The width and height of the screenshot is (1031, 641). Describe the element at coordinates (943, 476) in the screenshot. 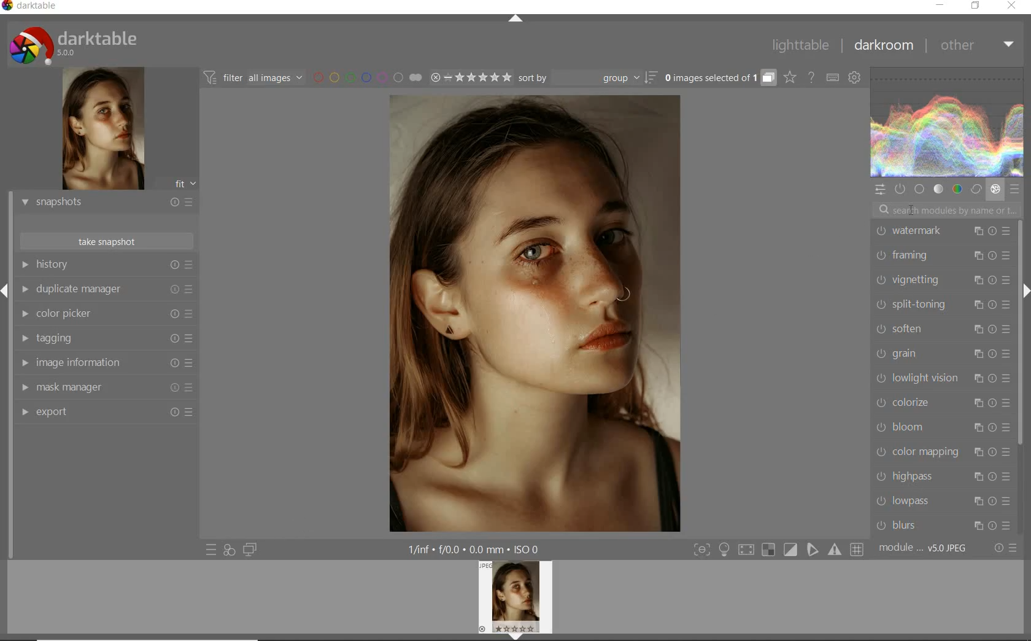

I see `highpass` at that location.